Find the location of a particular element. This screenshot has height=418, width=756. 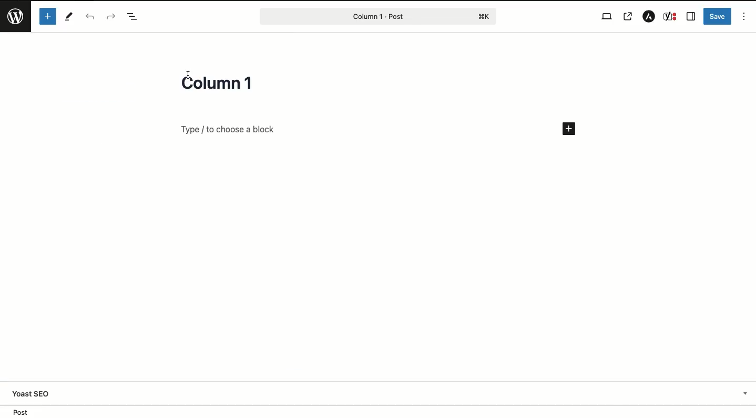

Yoast SEO is located at coordinates (383, 393).